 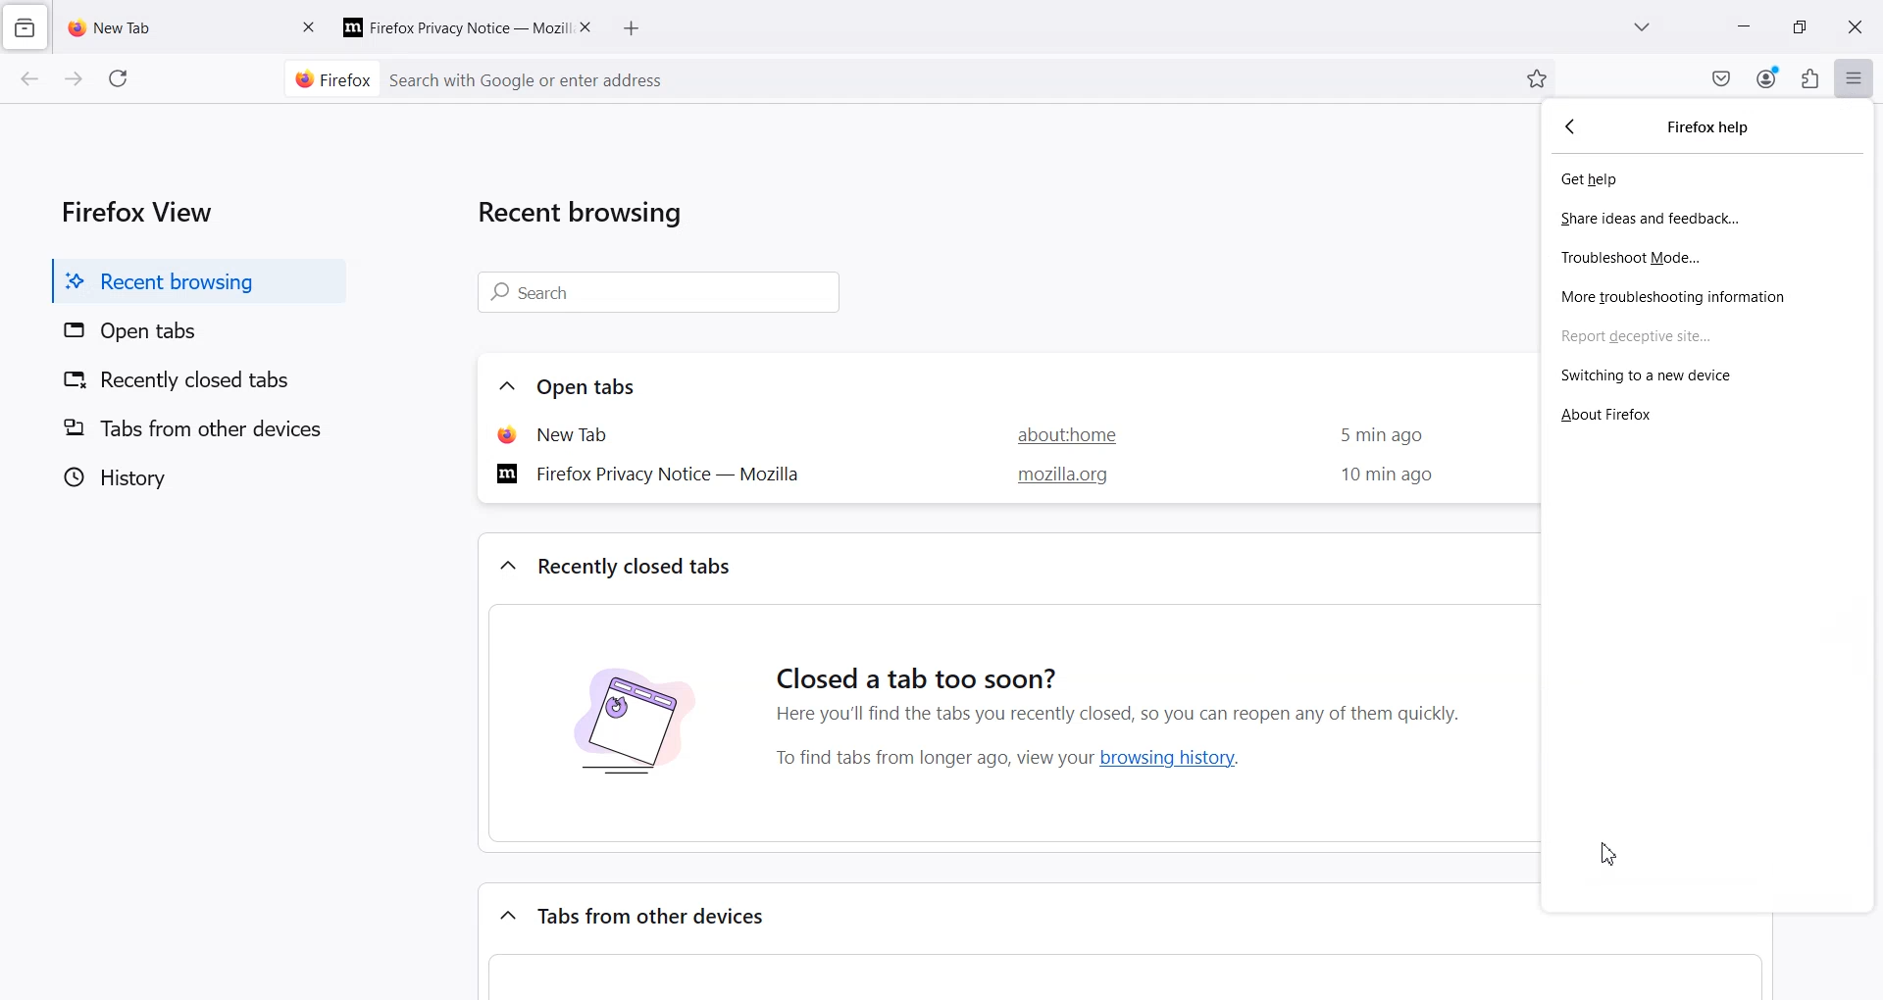 I want to click on firefox Logo , so click(x=326, y=78).